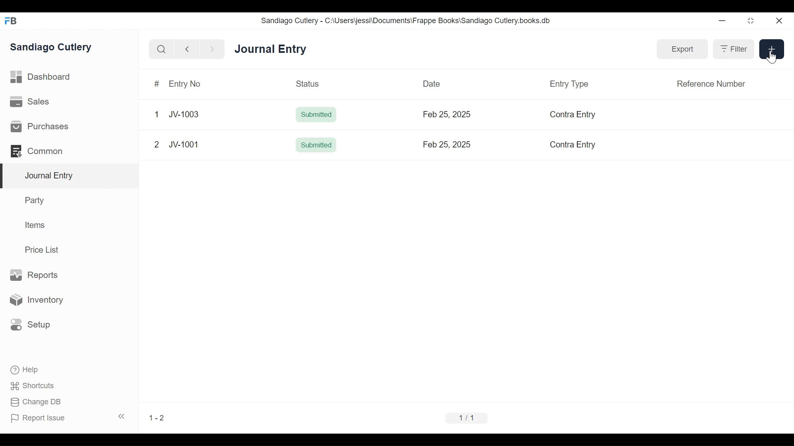 This screenshot has height=446, width=794. What do you see at coordinates (36, 200) in the screenshot?
I see `Party` at bounding box center [36, 200].